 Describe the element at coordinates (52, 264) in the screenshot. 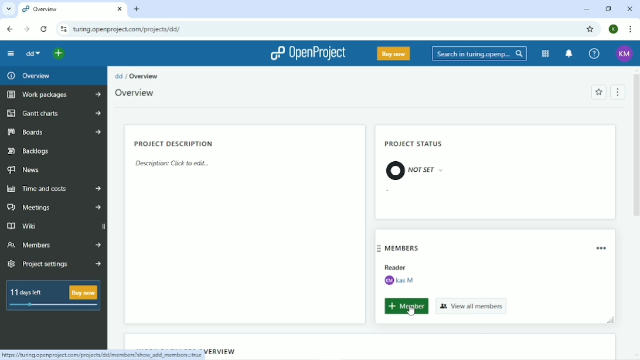

I see `Project settings` at that location.